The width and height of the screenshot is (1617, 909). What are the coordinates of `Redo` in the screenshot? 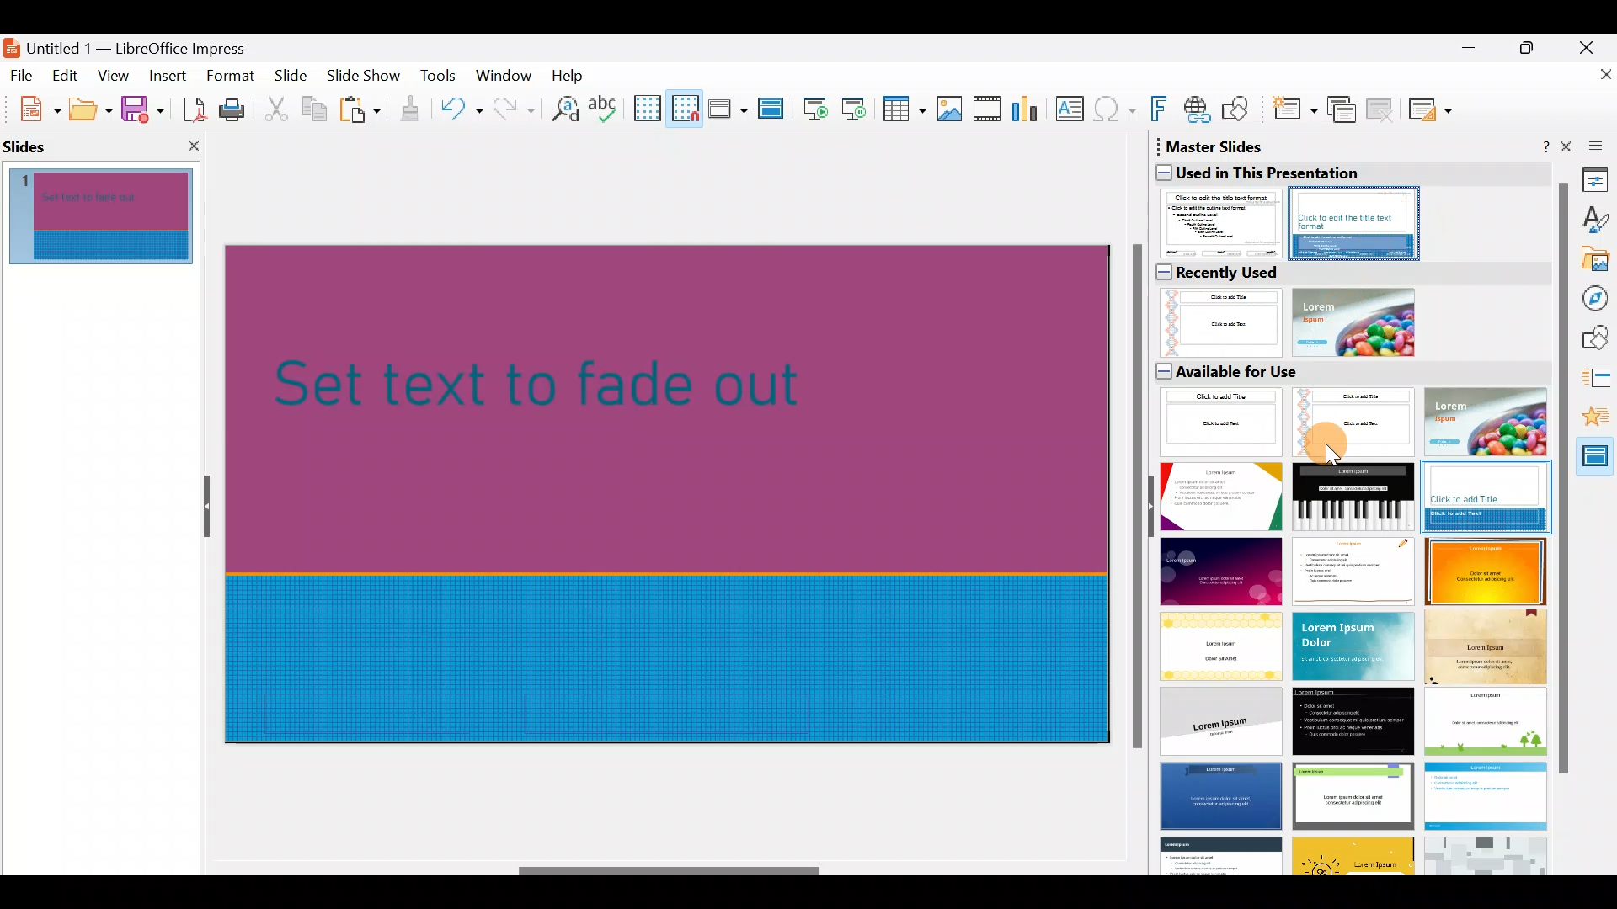 It's located at (512, 109).